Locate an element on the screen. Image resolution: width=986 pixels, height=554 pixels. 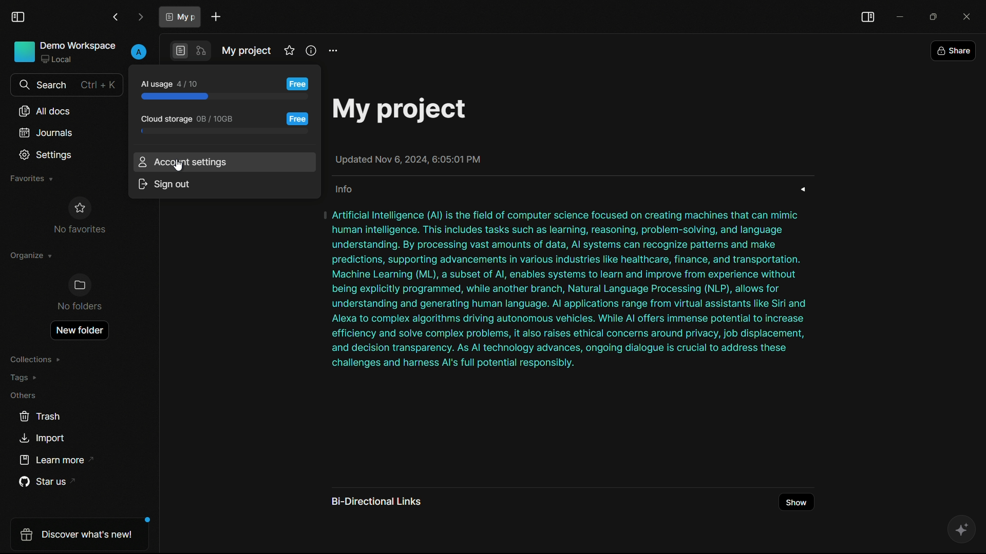
tags is located at coordinates (24, 380).